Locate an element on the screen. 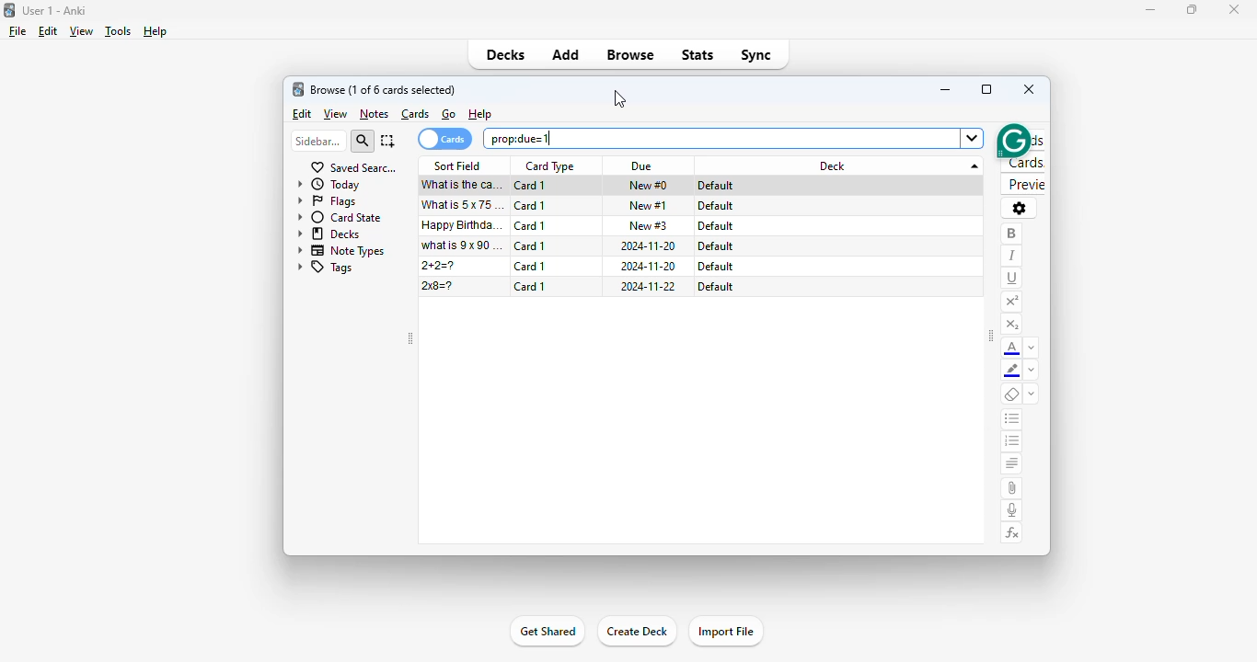 The image size is (1257, 662). notes is located at coordinates (375, 114).